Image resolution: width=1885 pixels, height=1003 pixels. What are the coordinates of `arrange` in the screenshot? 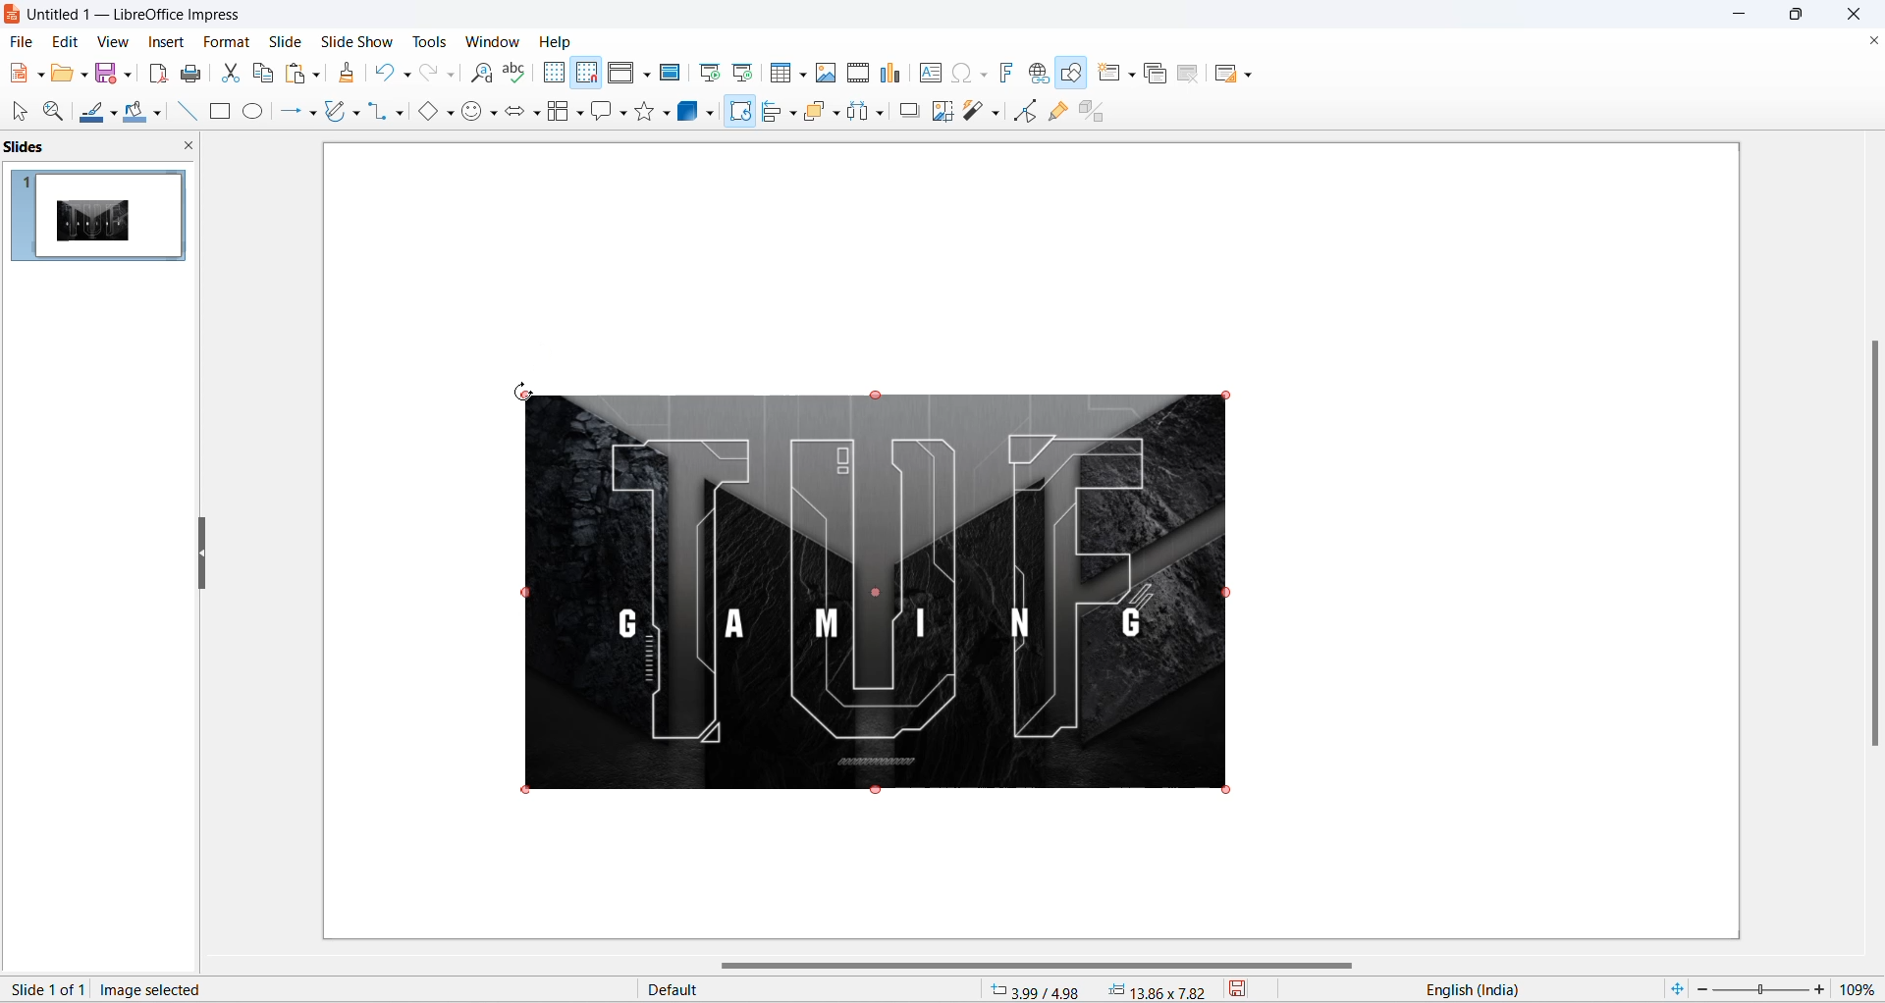 It's located at (821, 110).